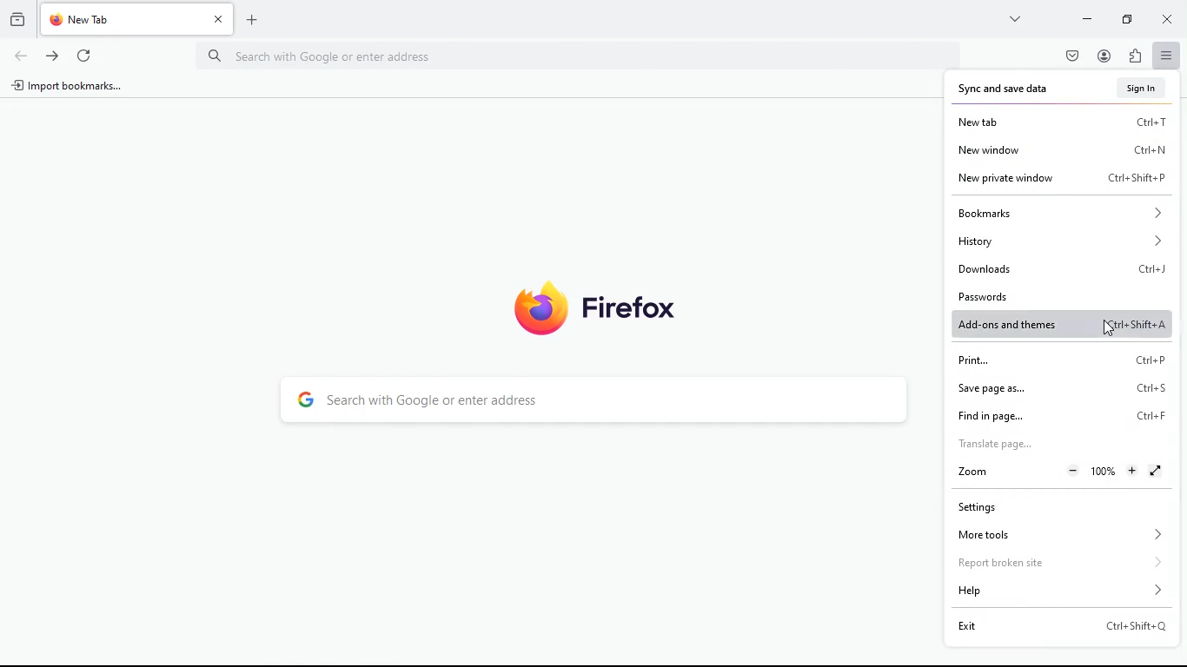  Describe the element at coordinates (69, 87) in the screenshot. I see `import bookmarks` at that location.